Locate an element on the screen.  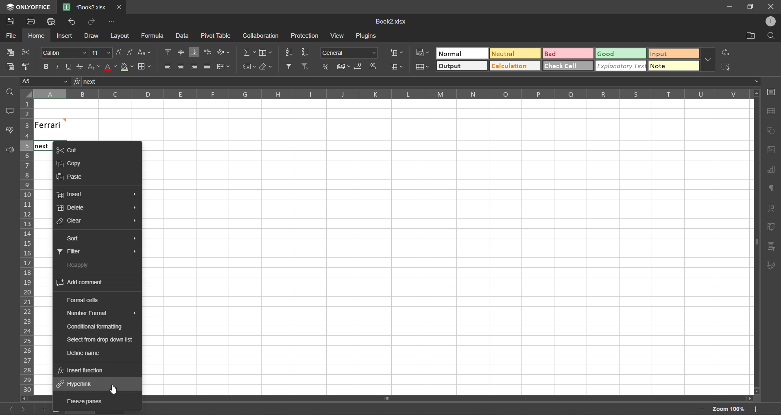
table is located at coordinates (771, 111).